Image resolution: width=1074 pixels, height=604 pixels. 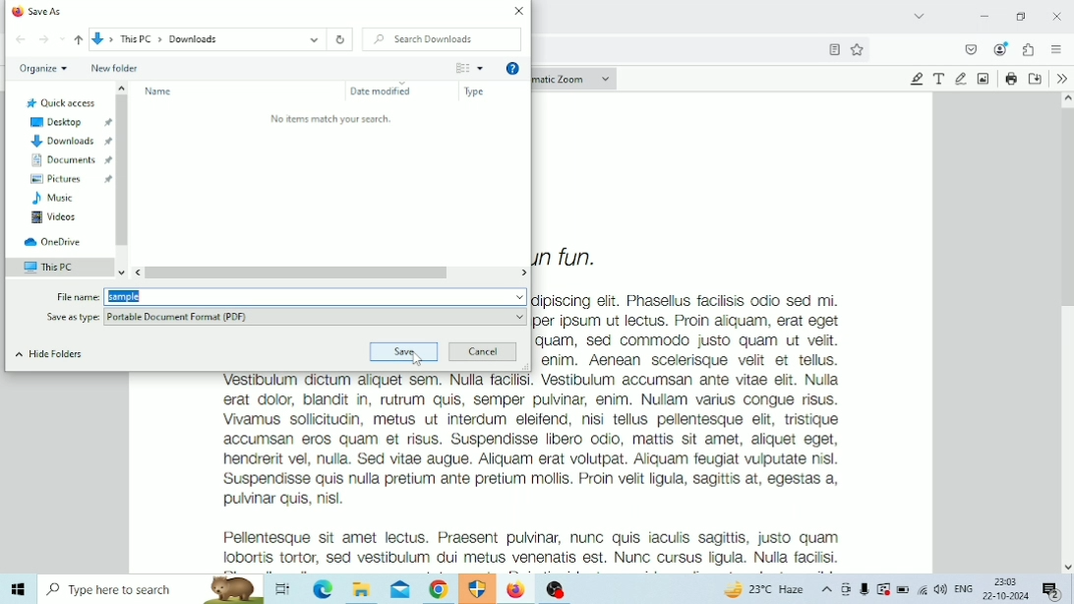 I want to click on File name Field, so click(x=316, y=296).